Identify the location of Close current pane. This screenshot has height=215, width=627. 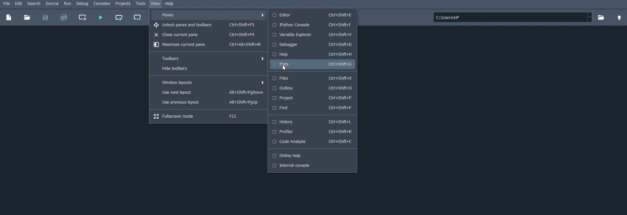
(206, 35).